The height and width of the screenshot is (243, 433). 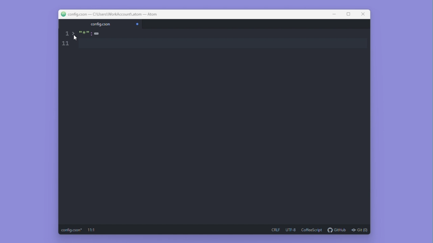 What do you see at coordinates (62, 14) in the screenshot?
I see `logo` at bounding box center [62, 14].